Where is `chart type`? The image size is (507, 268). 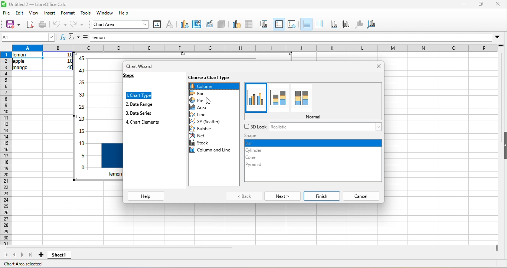
chart type is located at coordinates (184, 24).